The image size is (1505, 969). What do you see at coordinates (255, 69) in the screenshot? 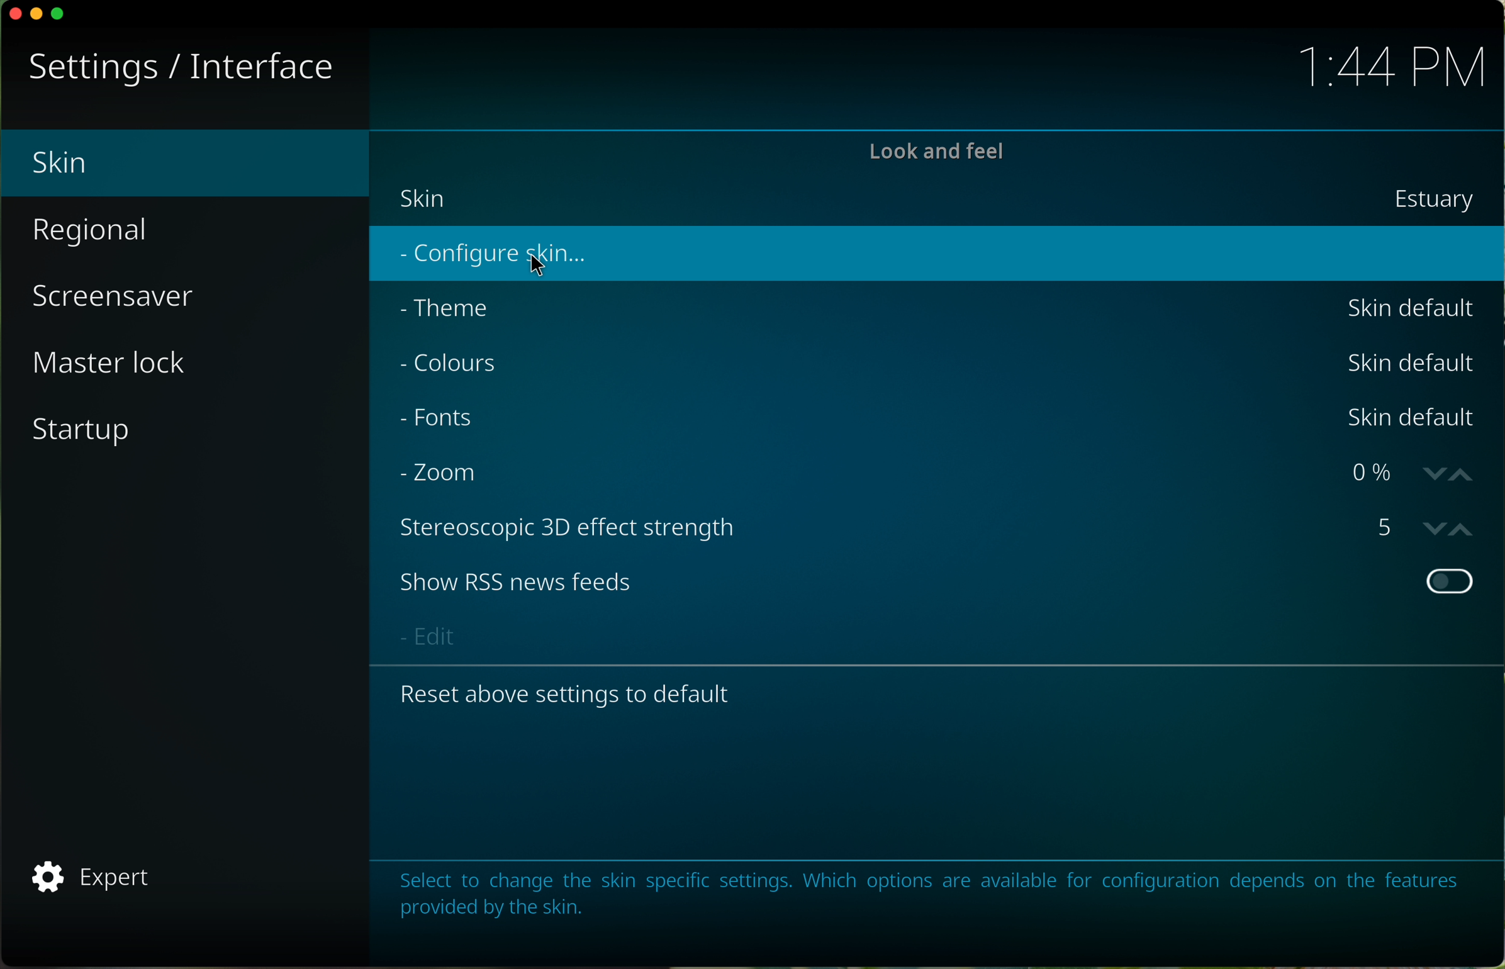
I see `/ Interface` at bounding box center [255, 69].